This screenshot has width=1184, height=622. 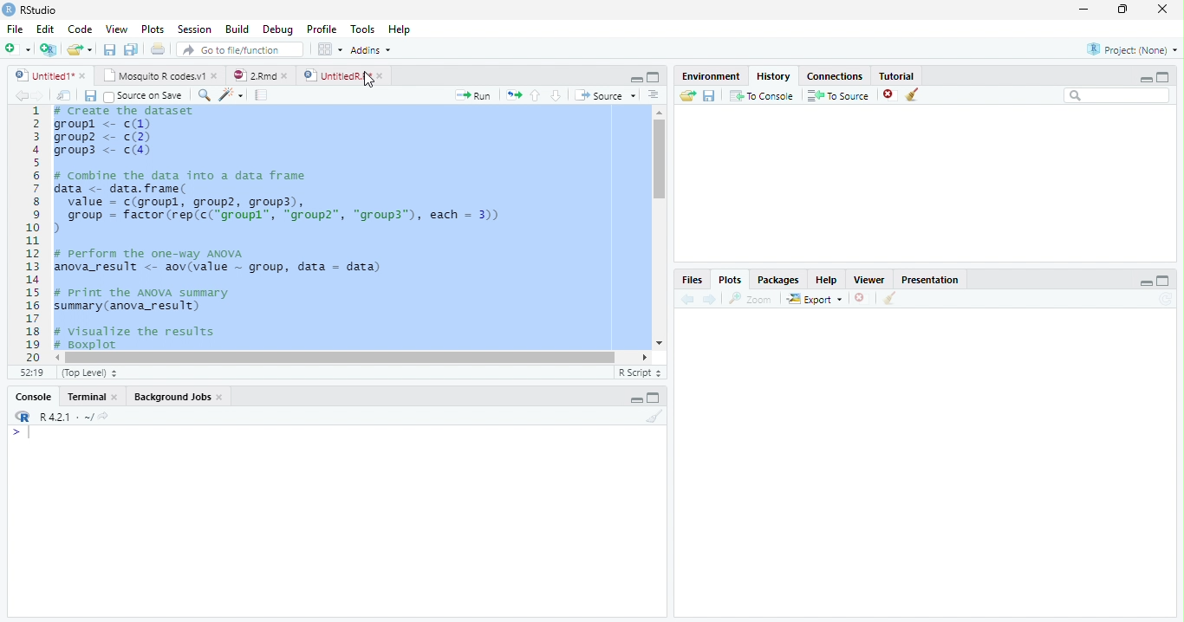 What do you see at coordinates (556, 94) in the screenshot?
I see `Go to next section ` at bounding box center [556, 94].